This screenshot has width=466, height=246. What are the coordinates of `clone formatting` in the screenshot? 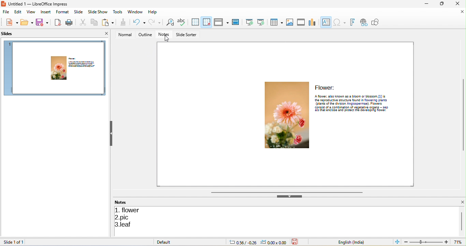 It's located at (122, 22).